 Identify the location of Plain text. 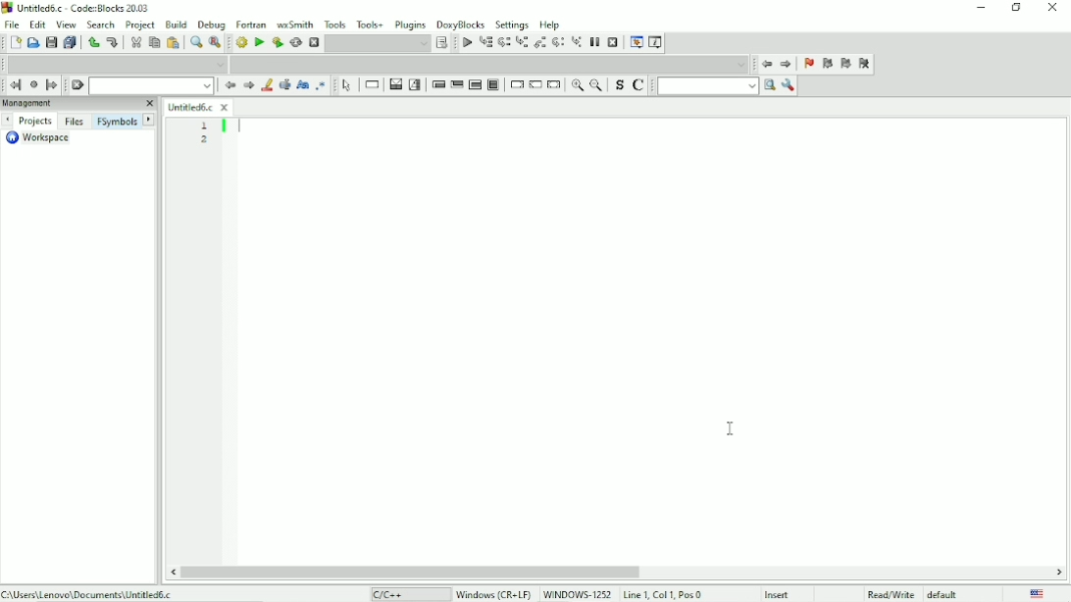
(395, 594).